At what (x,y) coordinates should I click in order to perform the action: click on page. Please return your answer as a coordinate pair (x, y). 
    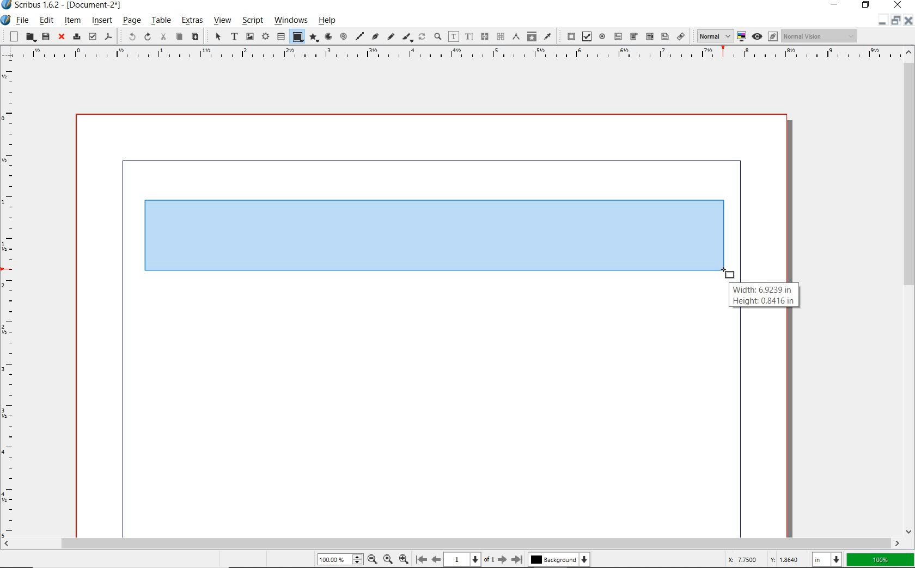
    Looking at the image, I should click on (132, 20).